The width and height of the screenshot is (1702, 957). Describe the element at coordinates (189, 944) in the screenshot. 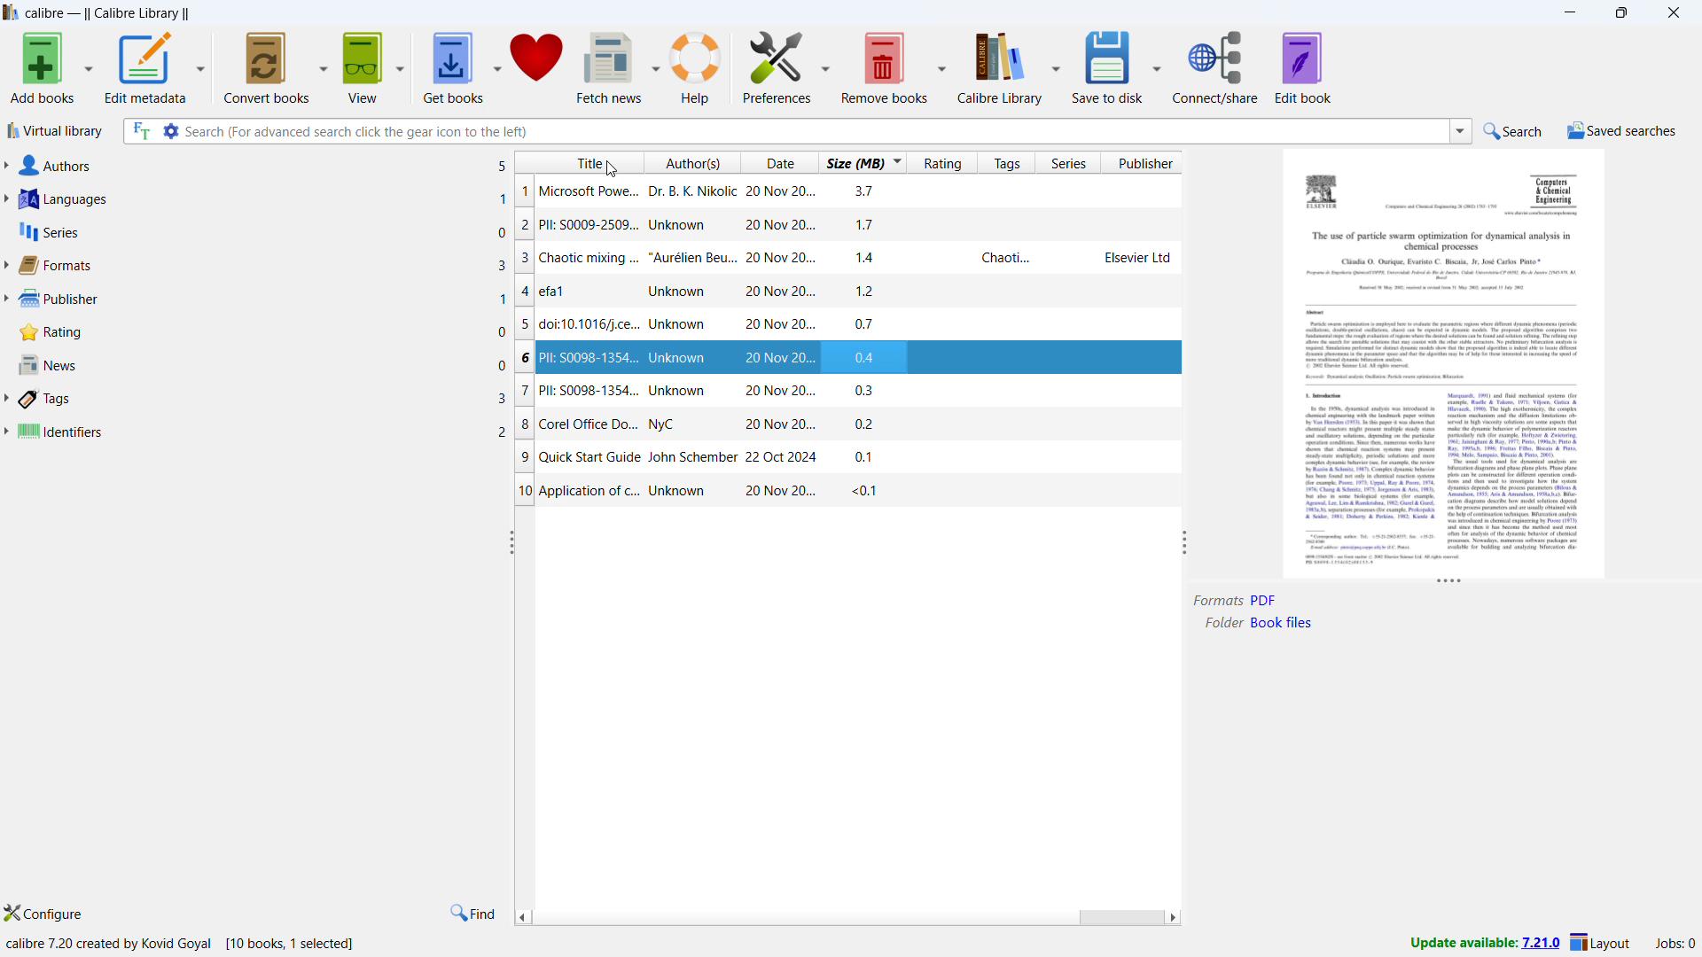

I see `calibre 7.20 created by Kovid Goyal [10 books, 1 selected]` at that location.